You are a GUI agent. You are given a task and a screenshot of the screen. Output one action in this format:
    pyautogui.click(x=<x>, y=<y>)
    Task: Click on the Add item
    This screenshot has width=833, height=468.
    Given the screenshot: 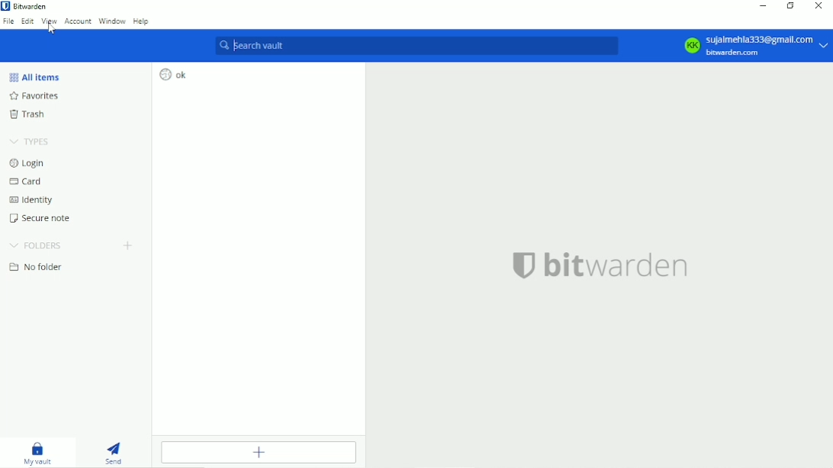 What is the action you would take?
    pyautogui.click(x=260, y=452)
    